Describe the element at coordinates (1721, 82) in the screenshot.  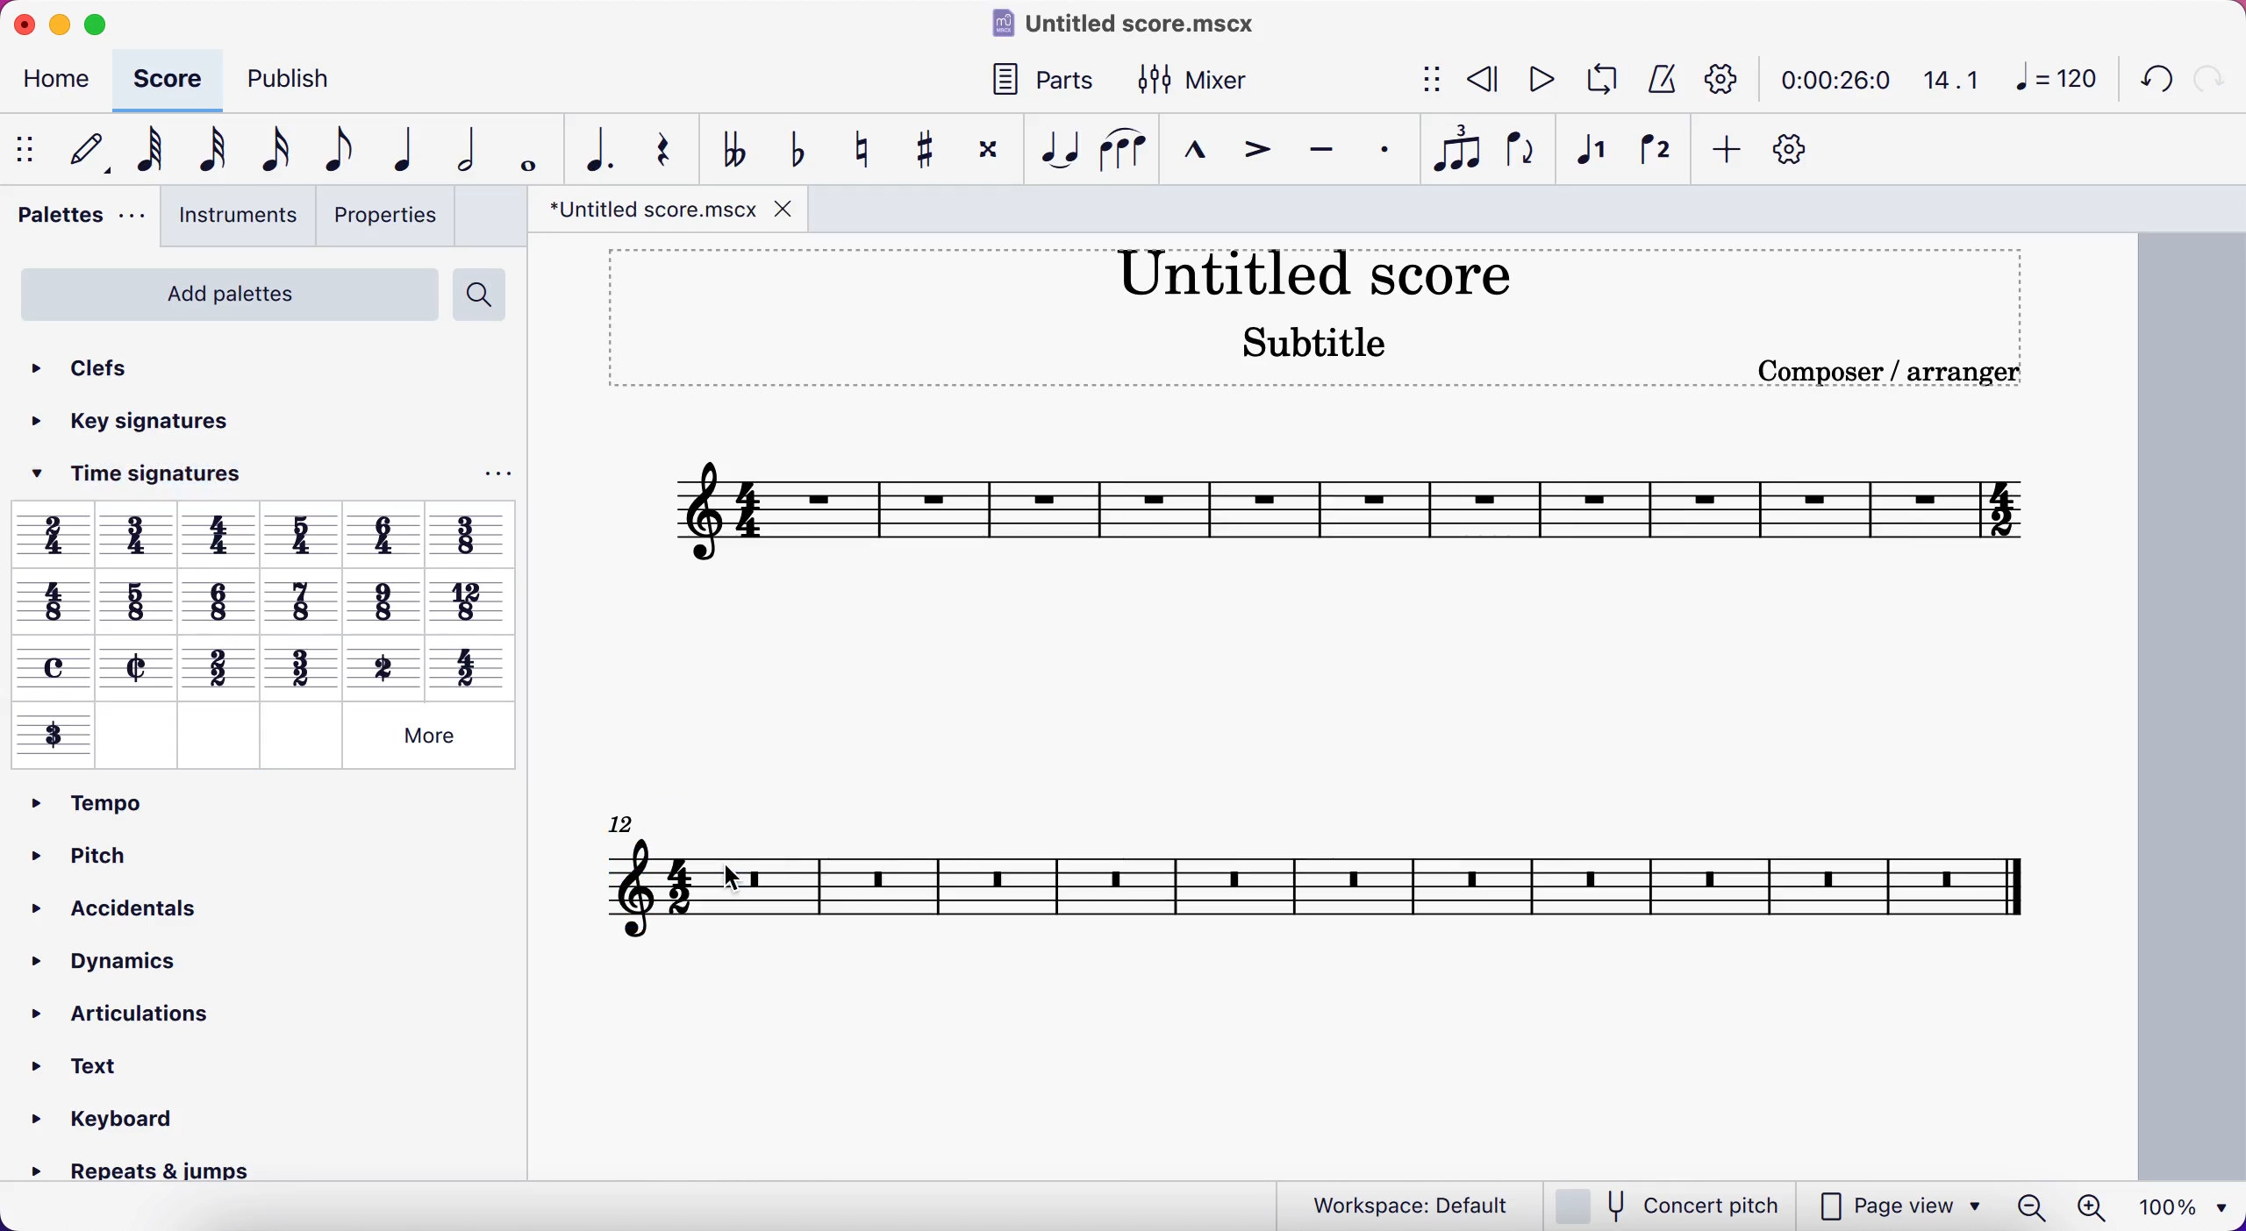
I see `playback settings` at that location.